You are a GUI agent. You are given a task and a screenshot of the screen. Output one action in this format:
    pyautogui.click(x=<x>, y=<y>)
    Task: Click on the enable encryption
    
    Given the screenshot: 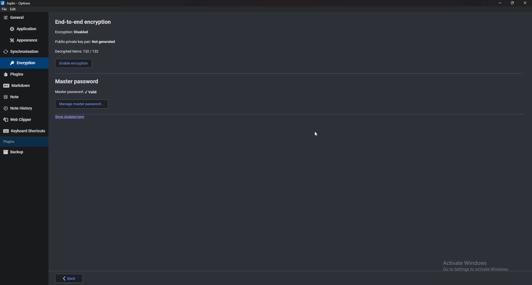 What is the action you would take?
    pyautogui.click(x=73, y=64)
    